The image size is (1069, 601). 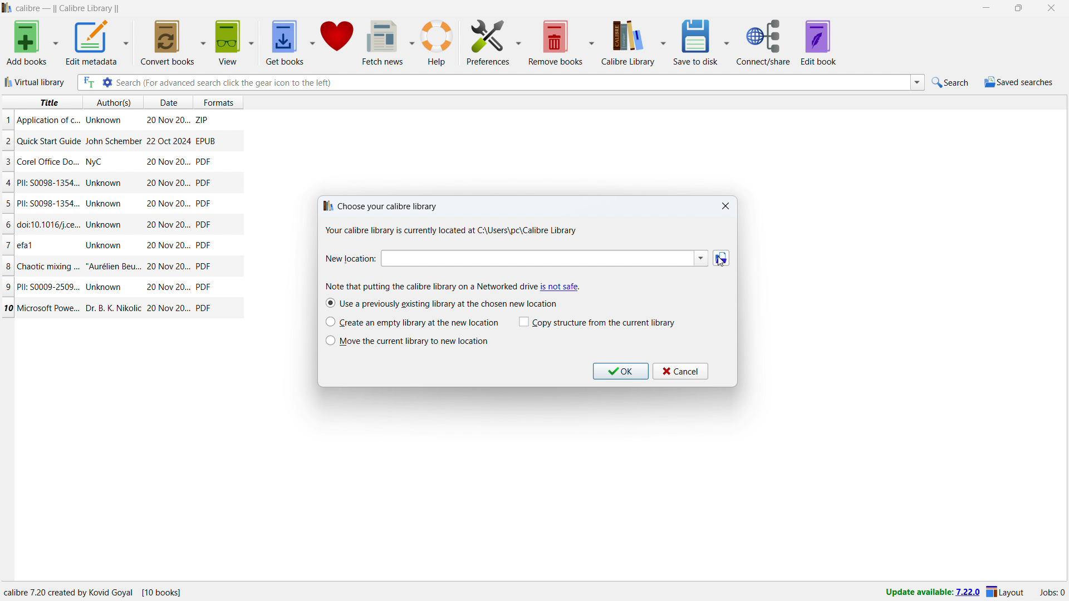 I want to click on calibre library options, so click(x=664, y=43).